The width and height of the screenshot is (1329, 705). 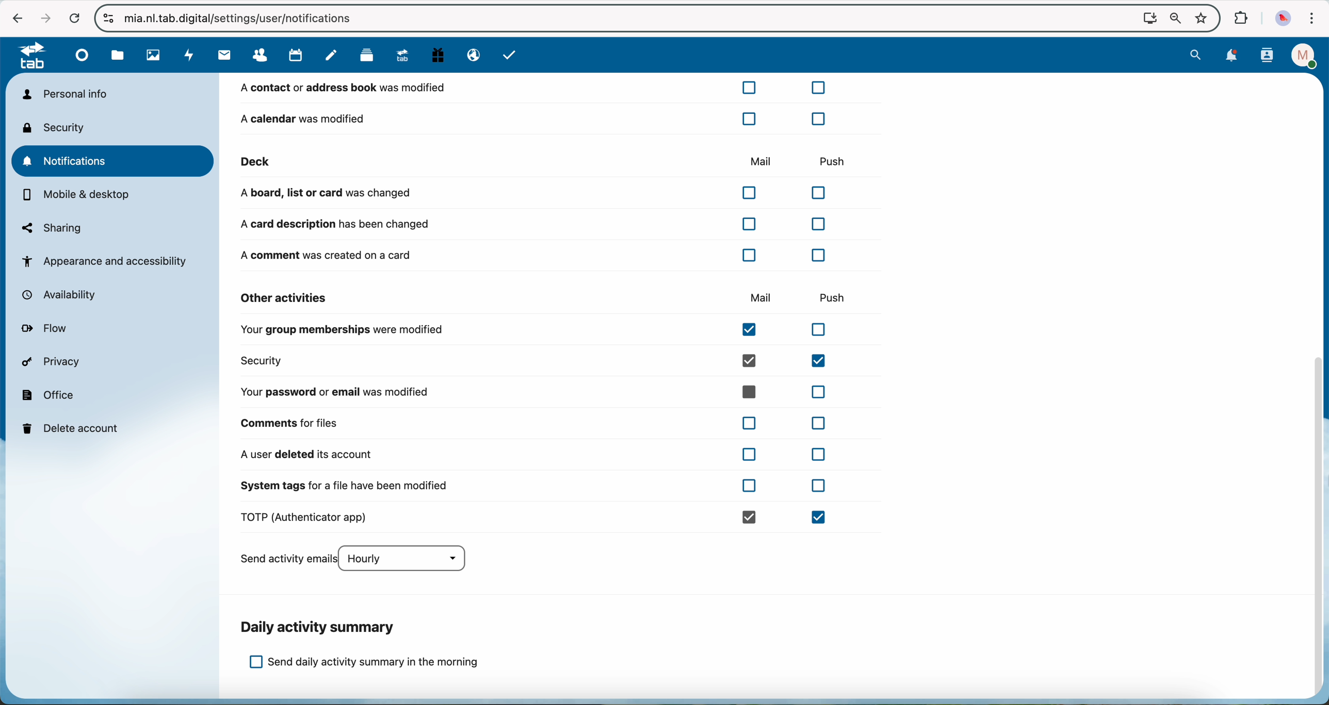 What do you see at coordinates (222, 56) in the screenshot?
I see `mail` at bounding box center [222, 56].